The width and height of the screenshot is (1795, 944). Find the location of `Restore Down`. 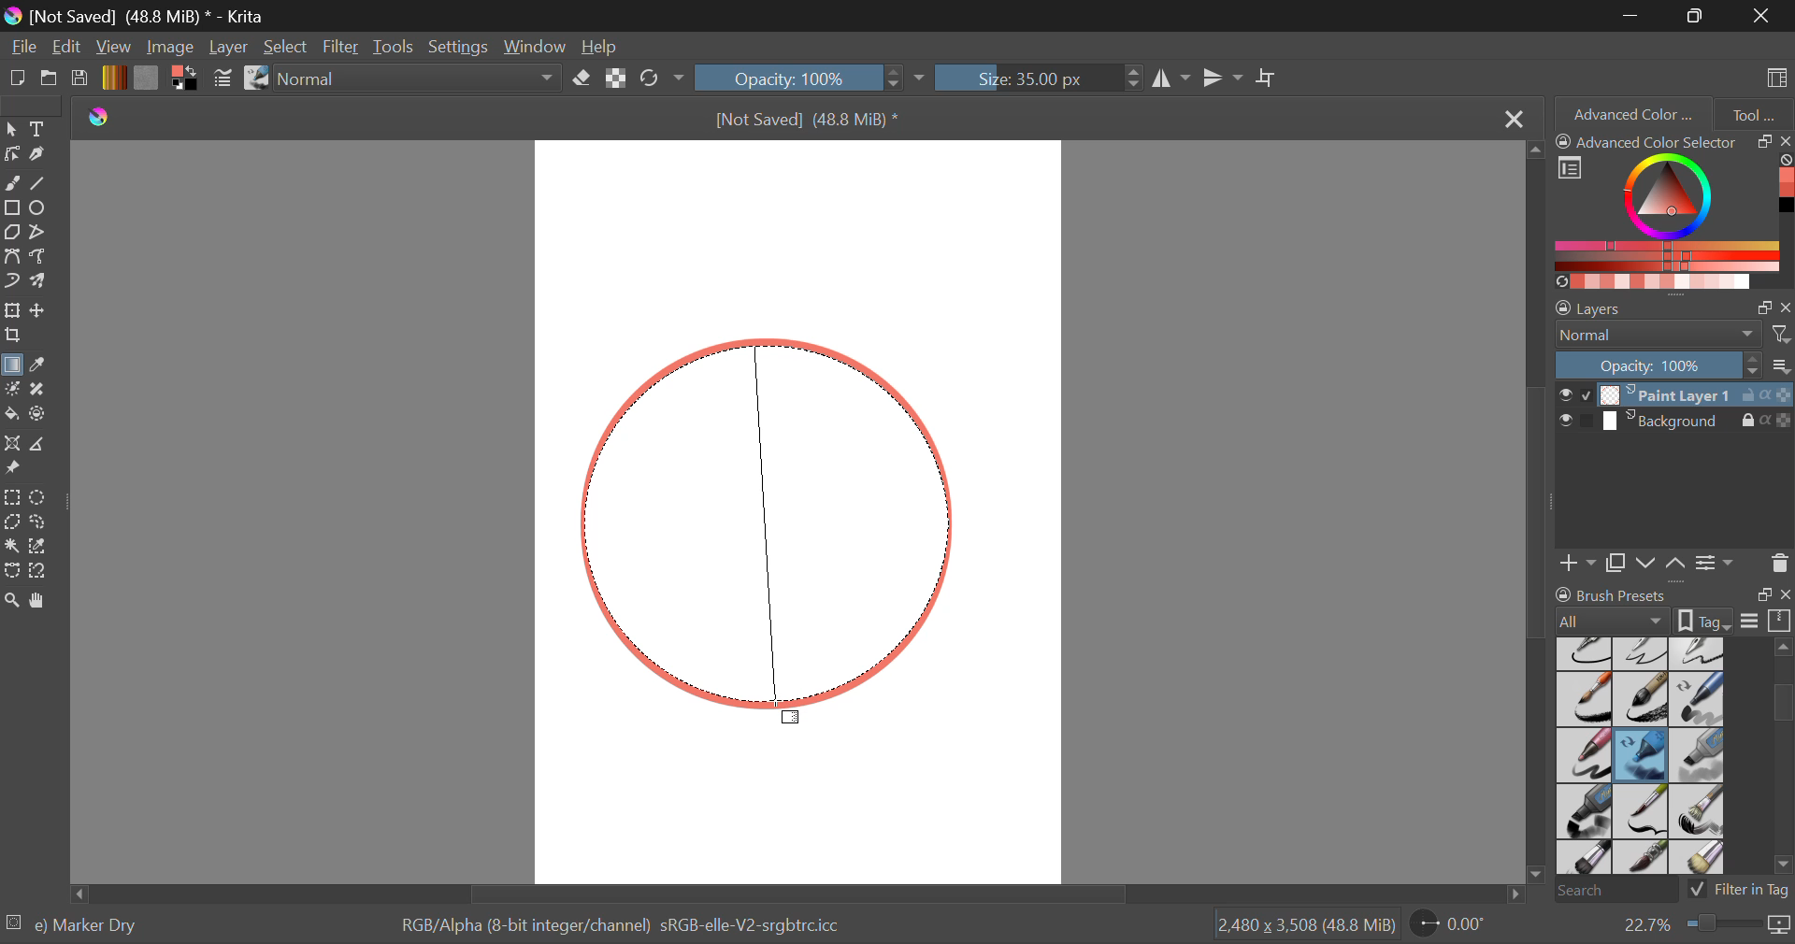

Restore Down is located at coordinates (1634, 15).